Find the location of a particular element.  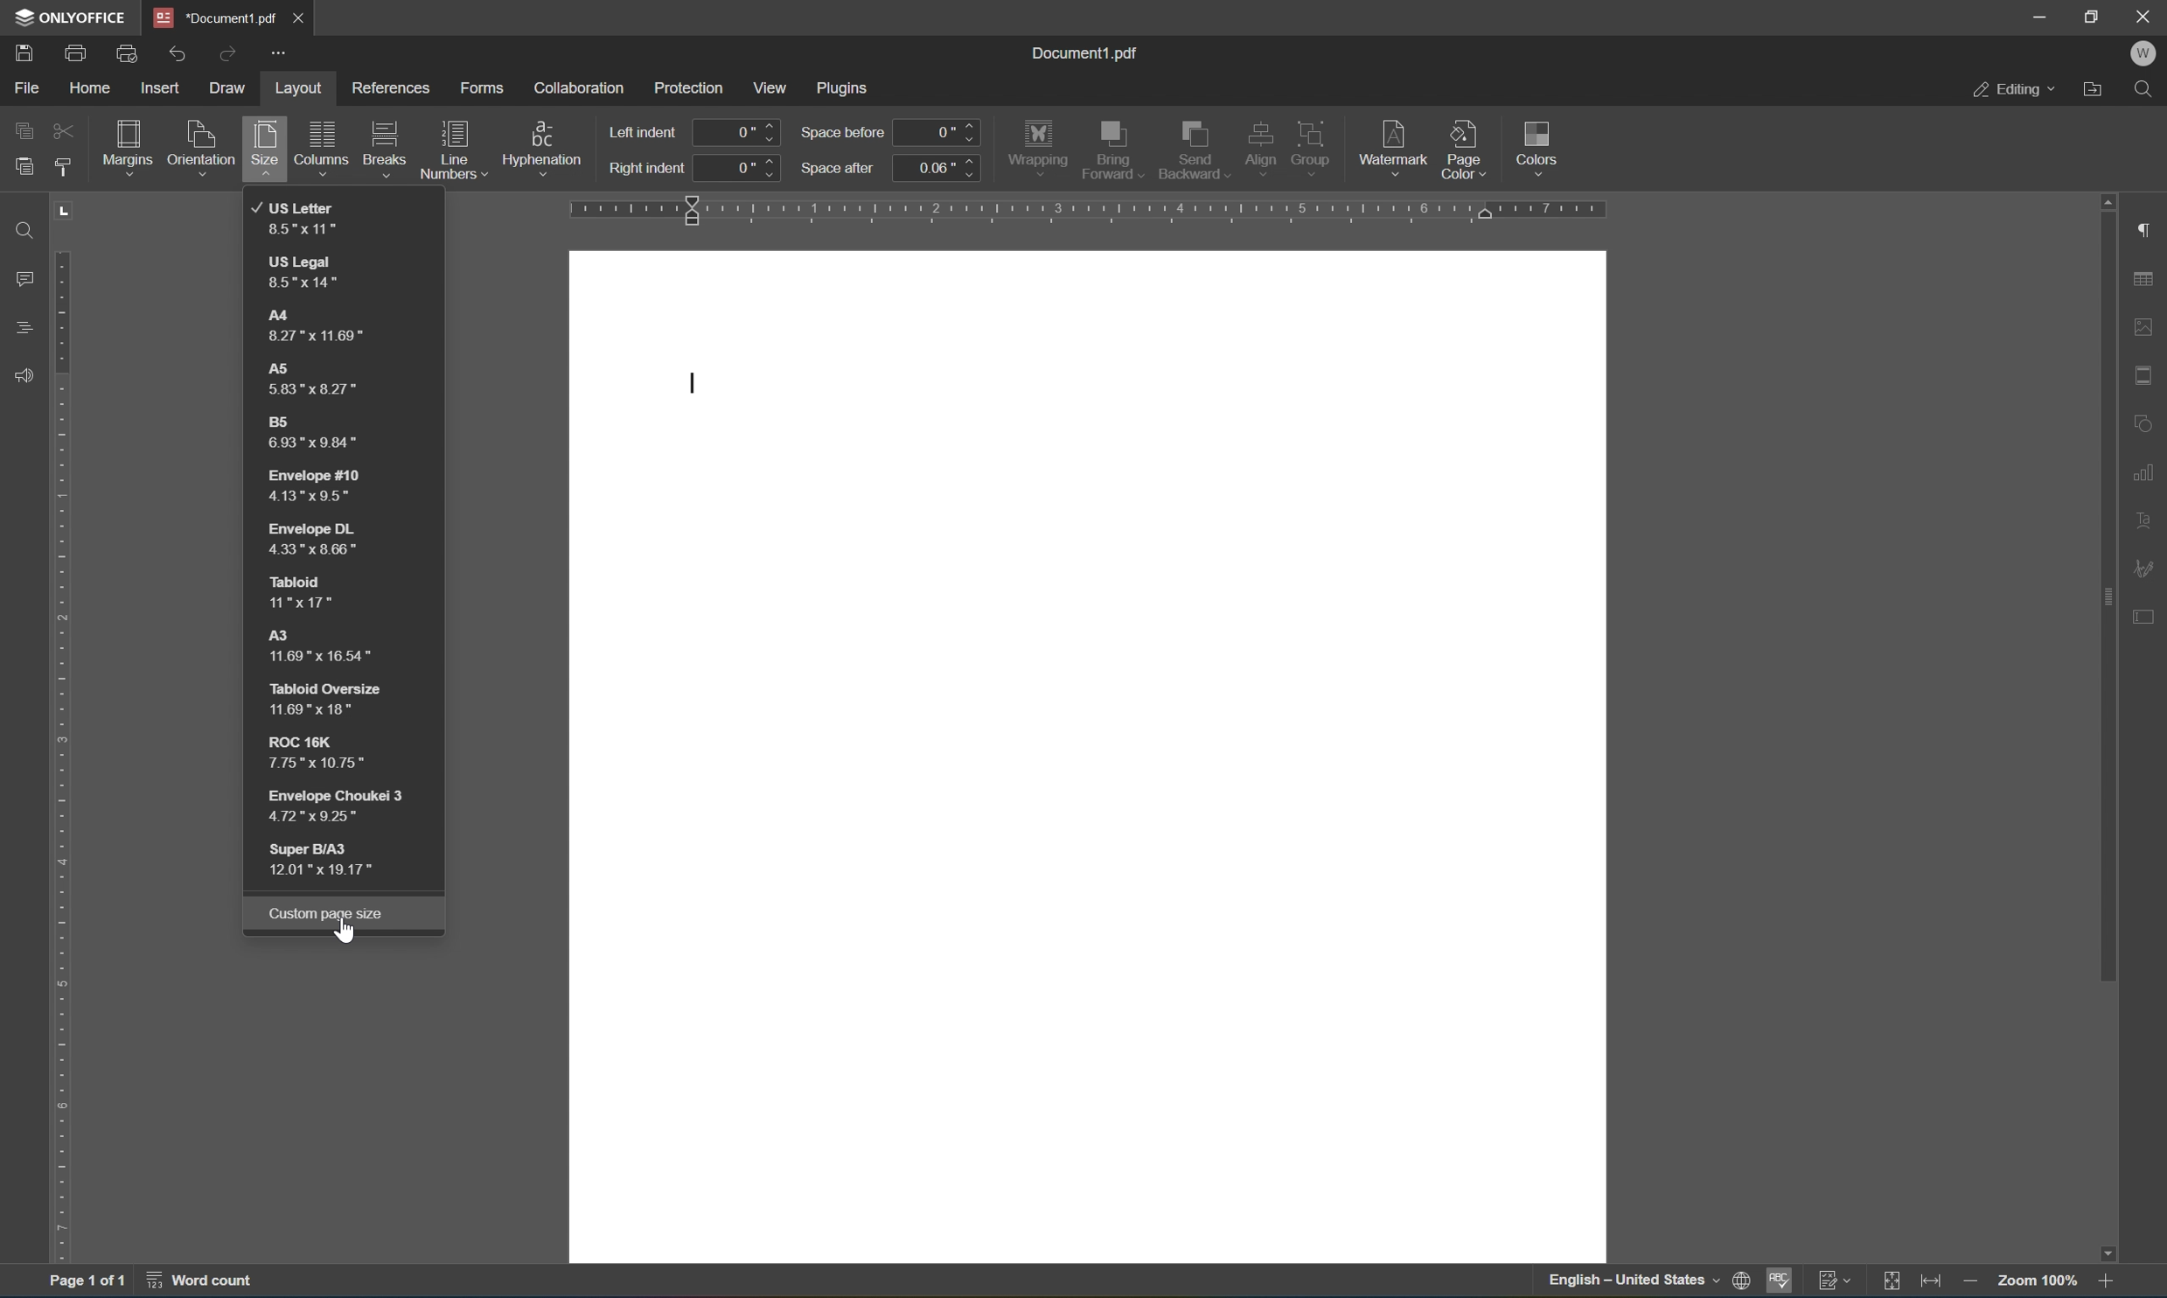

open file location is located at coordinates (2093, 90).